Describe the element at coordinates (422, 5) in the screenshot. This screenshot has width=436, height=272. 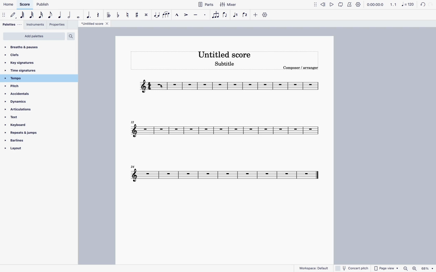
I see `back` at that location.